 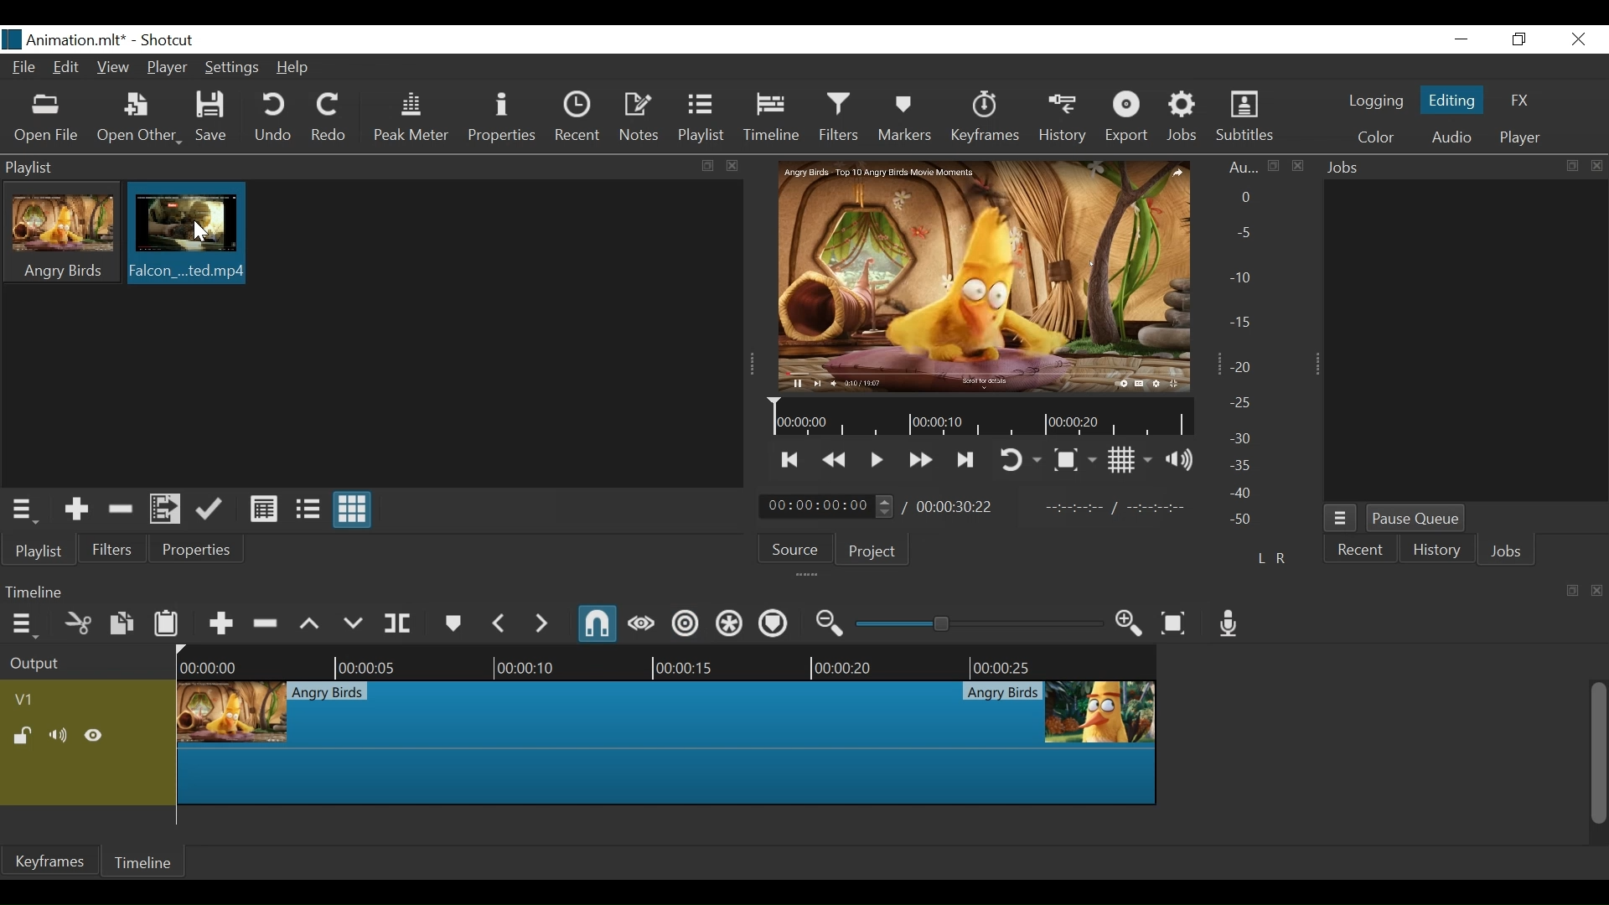 I want to click on Snap, so click(x=599, y=625).